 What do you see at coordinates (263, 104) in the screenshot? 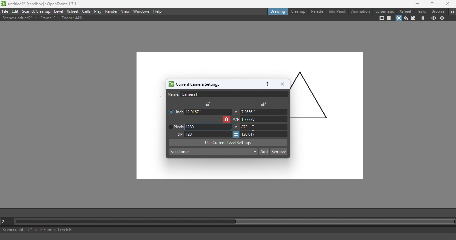
I see `Lock` at bounding box center [263, 104].